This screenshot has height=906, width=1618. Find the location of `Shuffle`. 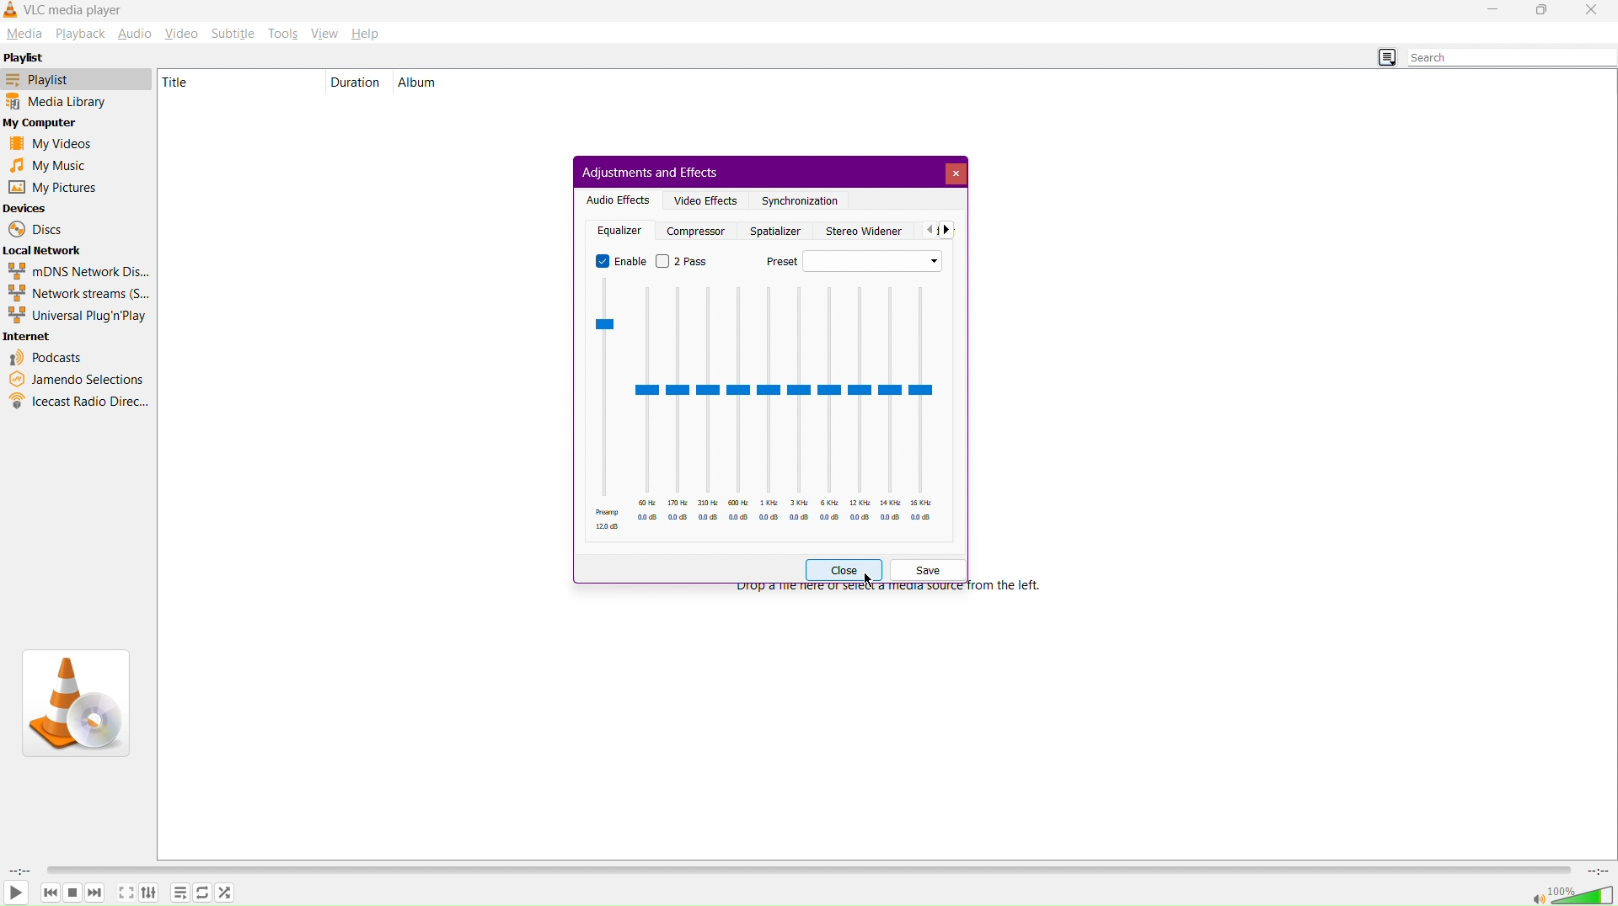

Shuffle is located at coordinates (227, 893).